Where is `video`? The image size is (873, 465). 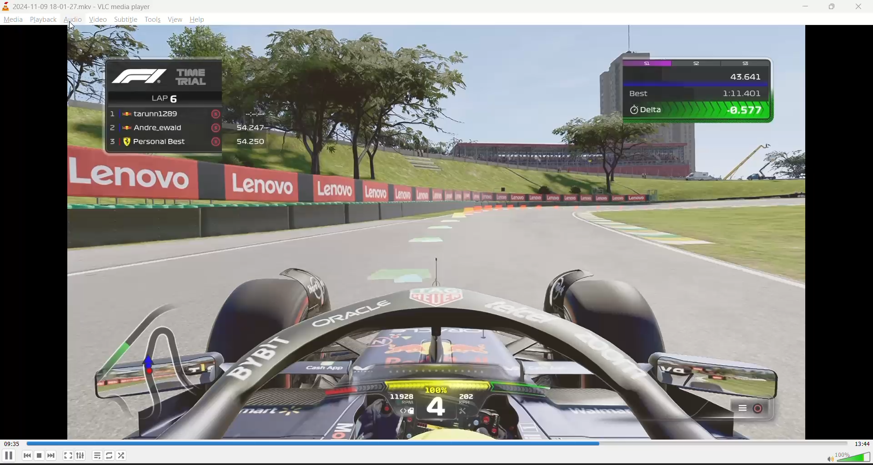
video is located at coordinates (97, 20).